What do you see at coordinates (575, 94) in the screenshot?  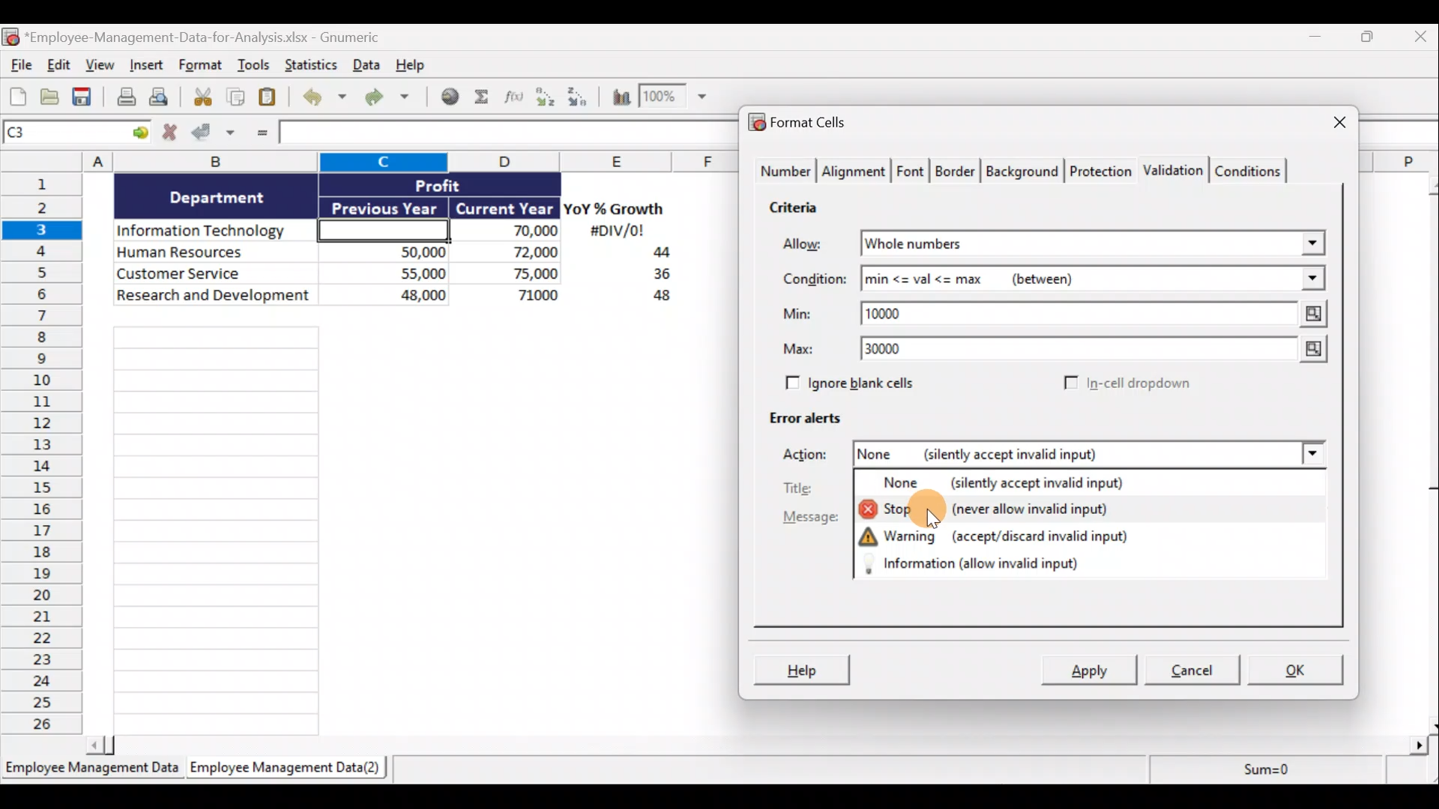 I see `Sort descending` at bounding box center [575, 94].